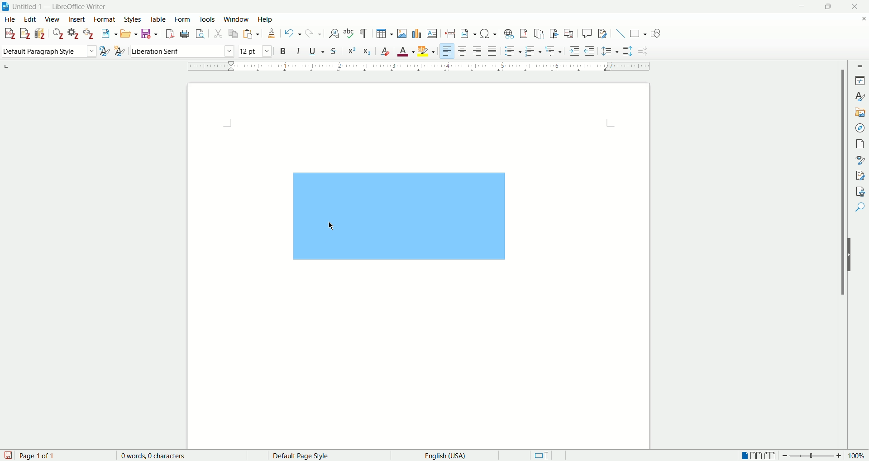 This screenshot has width=869, height=461. Describe the element at coordinates (420, 66) in the screenshot. I see `ruler` at that location.